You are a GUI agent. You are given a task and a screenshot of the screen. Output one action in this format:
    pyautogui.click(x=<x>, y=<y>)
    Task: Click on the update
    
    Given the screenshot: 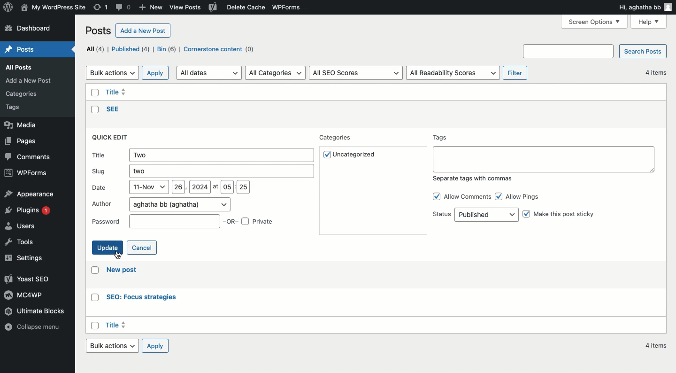 What is the action you would take?
    pyautogui.click(x=107, y=247)
    